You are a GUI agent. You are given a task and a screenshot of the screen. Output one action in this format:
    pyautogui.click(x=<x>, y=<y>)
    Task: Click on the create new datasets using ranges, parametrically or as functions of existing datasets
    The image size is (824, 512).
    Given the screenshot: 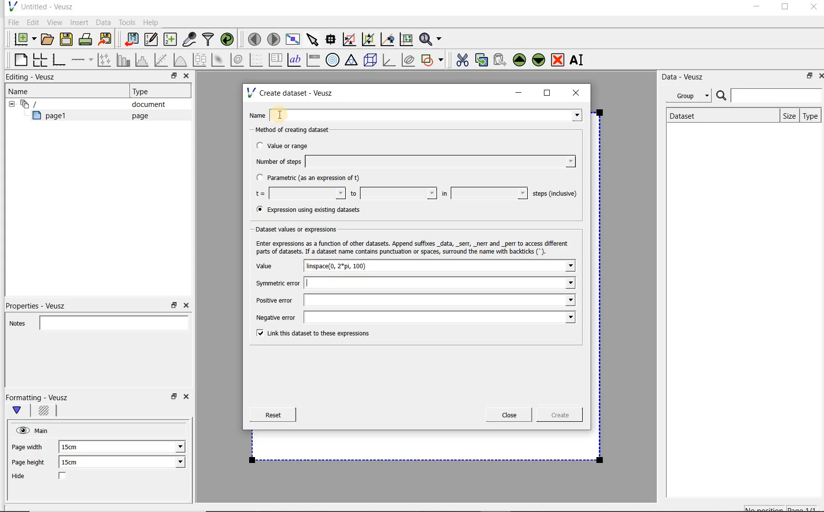 What is the action you would take?
    pyautogui.click(x=171, y=40)
    